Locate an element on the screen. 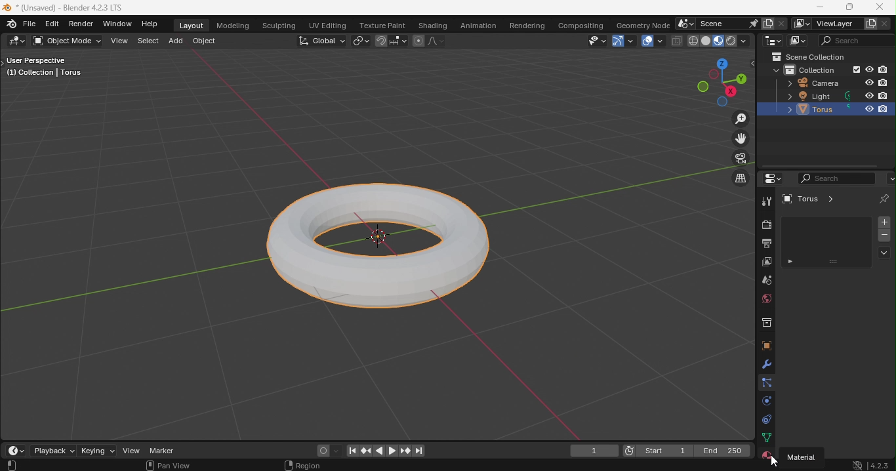 The image size is (896, 471). Use a preset viewpoint is located at coordinates (719, 82).